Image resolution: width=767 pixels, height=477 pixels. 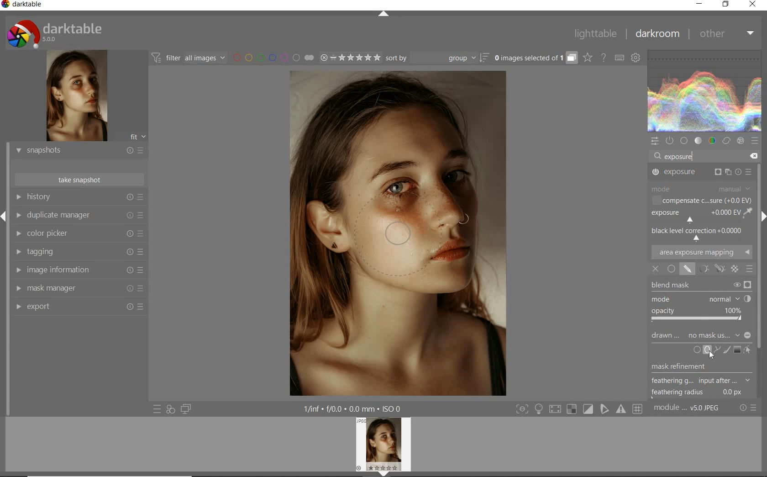 What do you see at coordinates (535, 58) in the screenshot?
I see `expand grouped images` at bounding box center [535, 58].